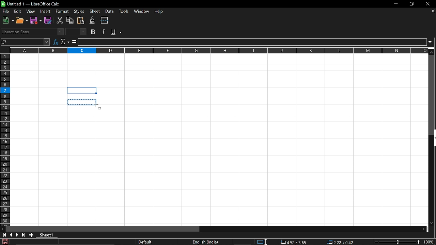 This screenshot has width=436, height=245. What do you see at coordinates (103, 229) in the screenshot?
I see `Horizontal scrollbar` at bounding box center [103, 229].